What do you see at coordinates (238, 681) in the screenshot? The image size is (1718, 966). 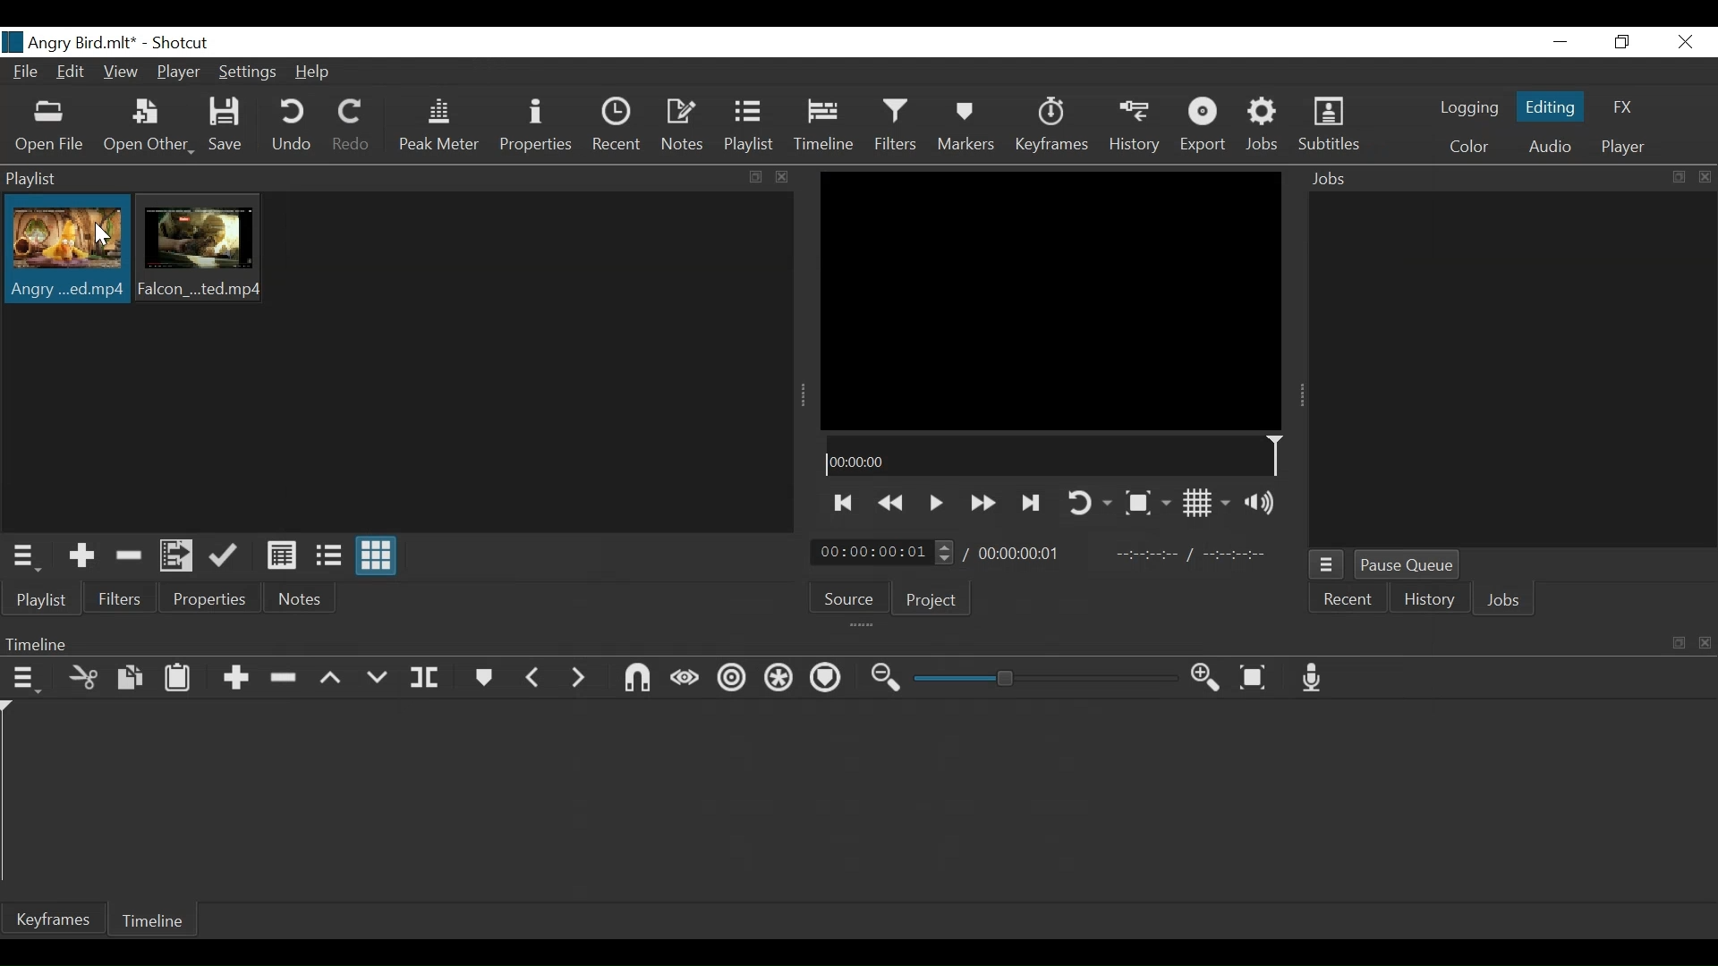 I see `Append` at bounding box center [238, 681].